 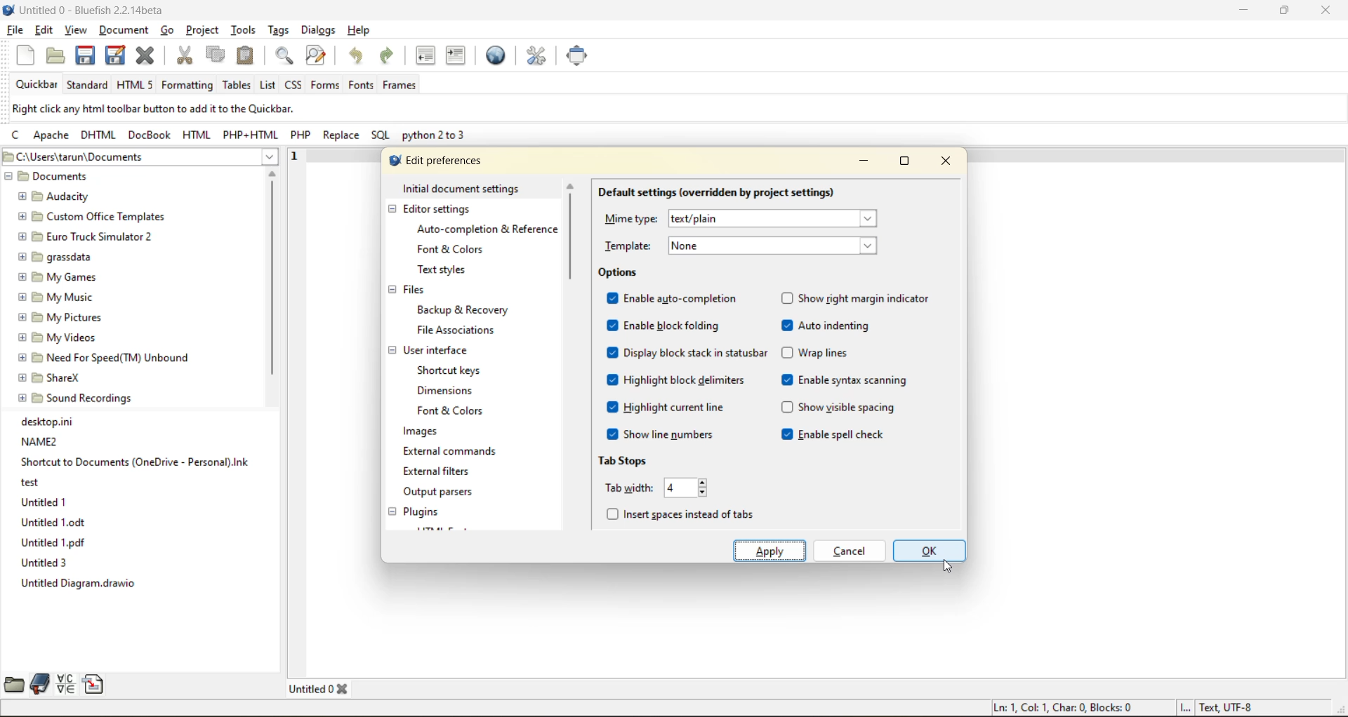 I want to click on user interface, so click(x=438, y=350).